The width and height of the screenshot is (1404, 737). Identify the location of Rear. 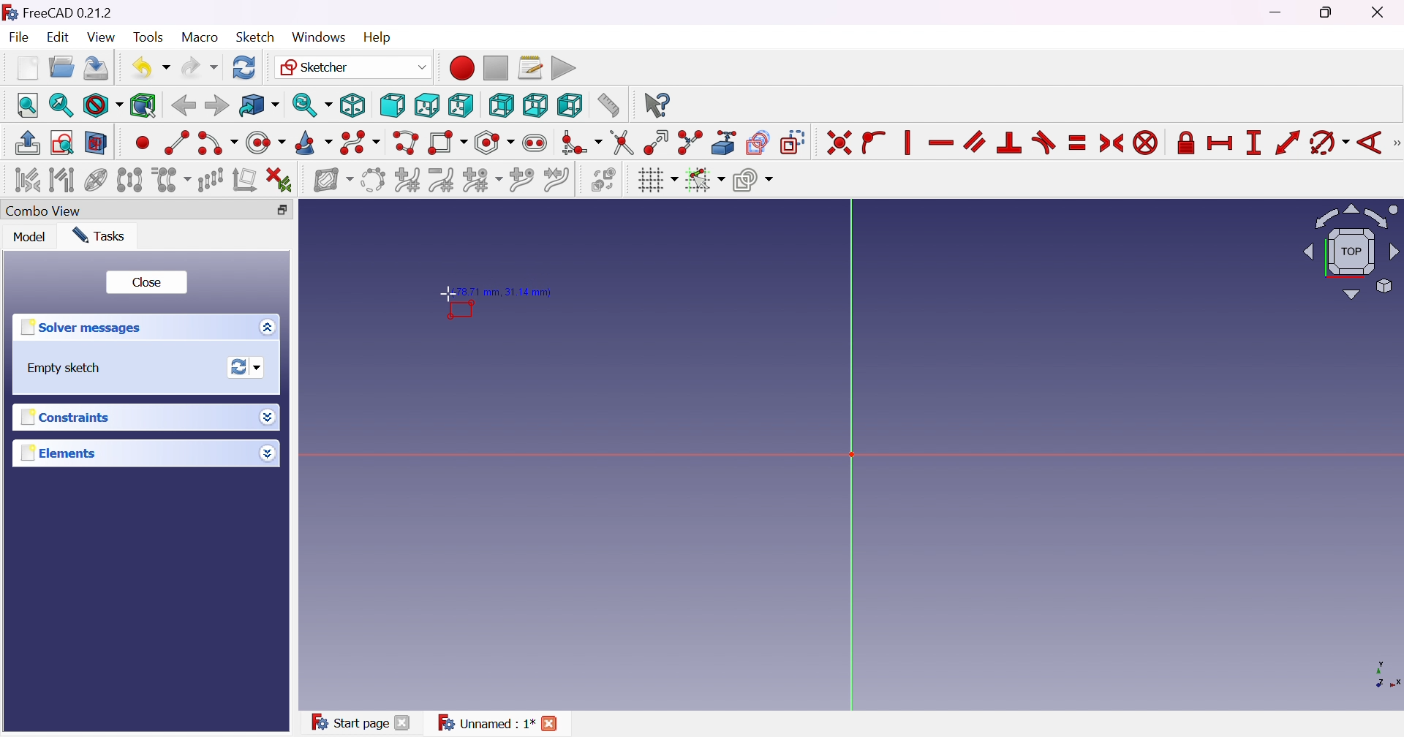
(502, 106).